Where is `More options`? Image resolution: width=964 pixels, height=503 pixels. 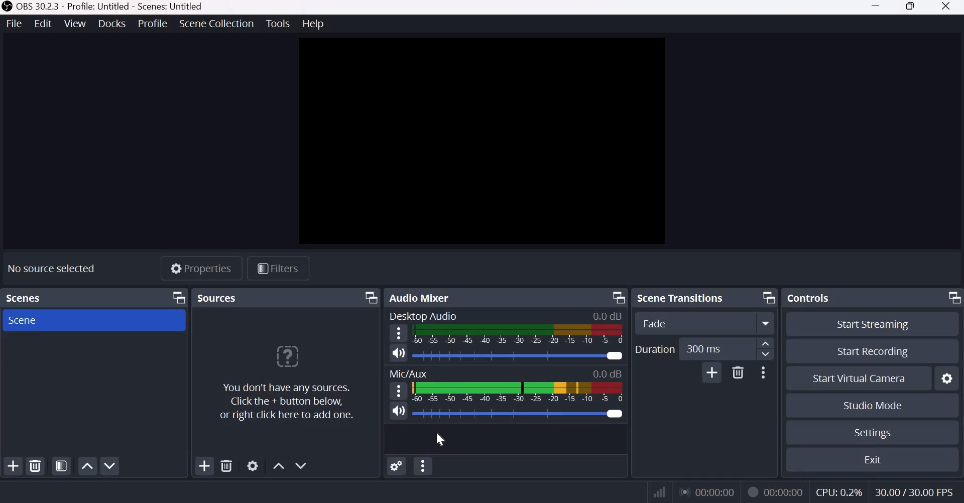 More options is located at coordinates (763, 372).